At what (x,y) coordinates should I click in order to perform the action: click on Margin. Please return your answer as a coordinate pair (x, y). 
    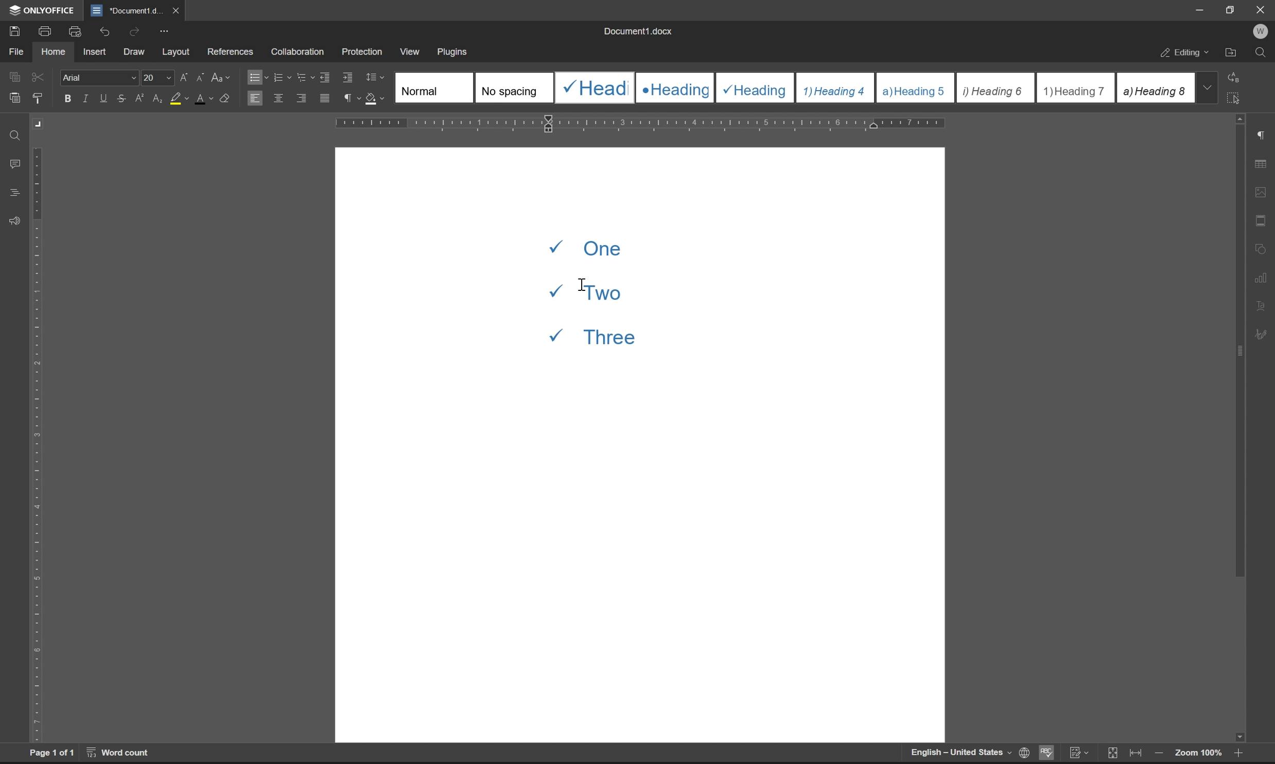
    Looking at the image, I should click on (40, 124).